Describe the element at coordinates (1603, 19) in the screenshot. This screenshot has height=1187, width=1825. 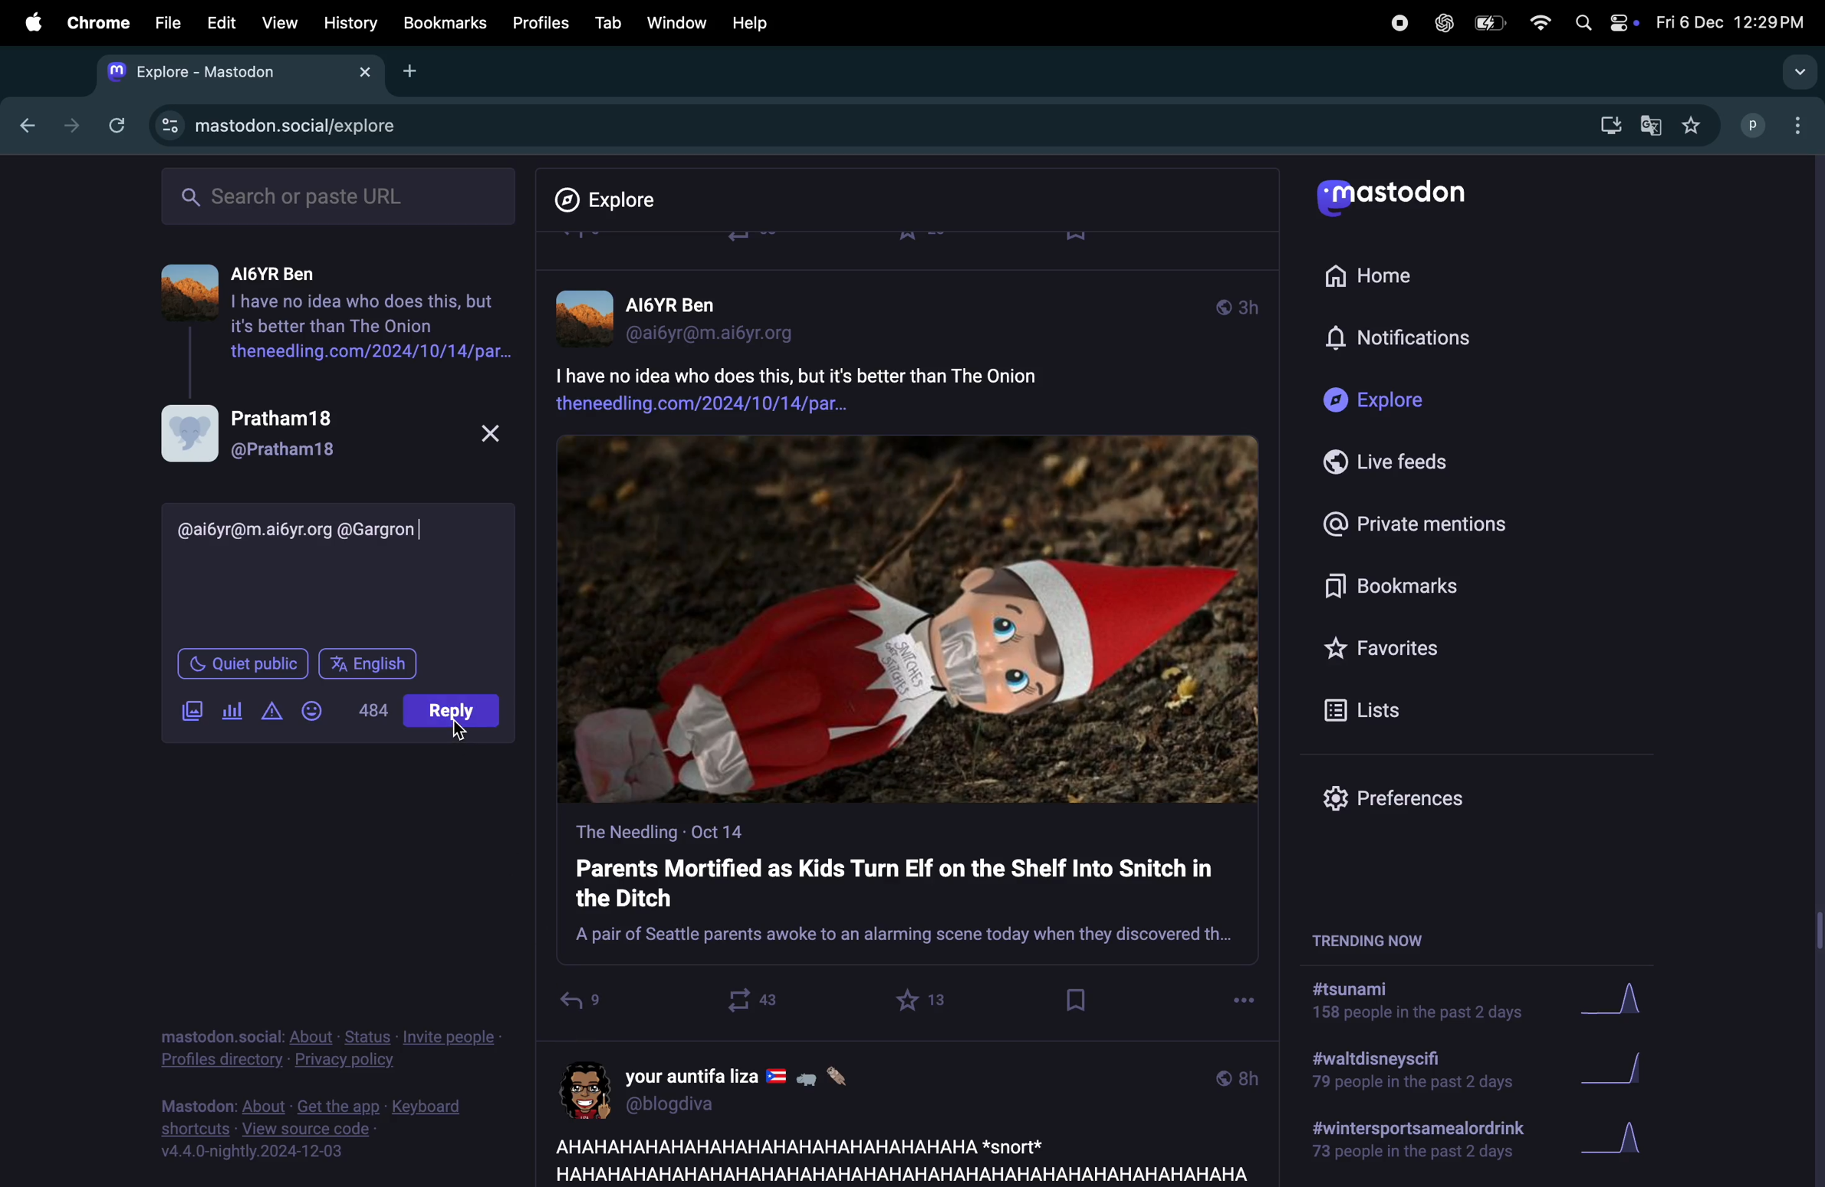
I see `apple widfgets` at that location.